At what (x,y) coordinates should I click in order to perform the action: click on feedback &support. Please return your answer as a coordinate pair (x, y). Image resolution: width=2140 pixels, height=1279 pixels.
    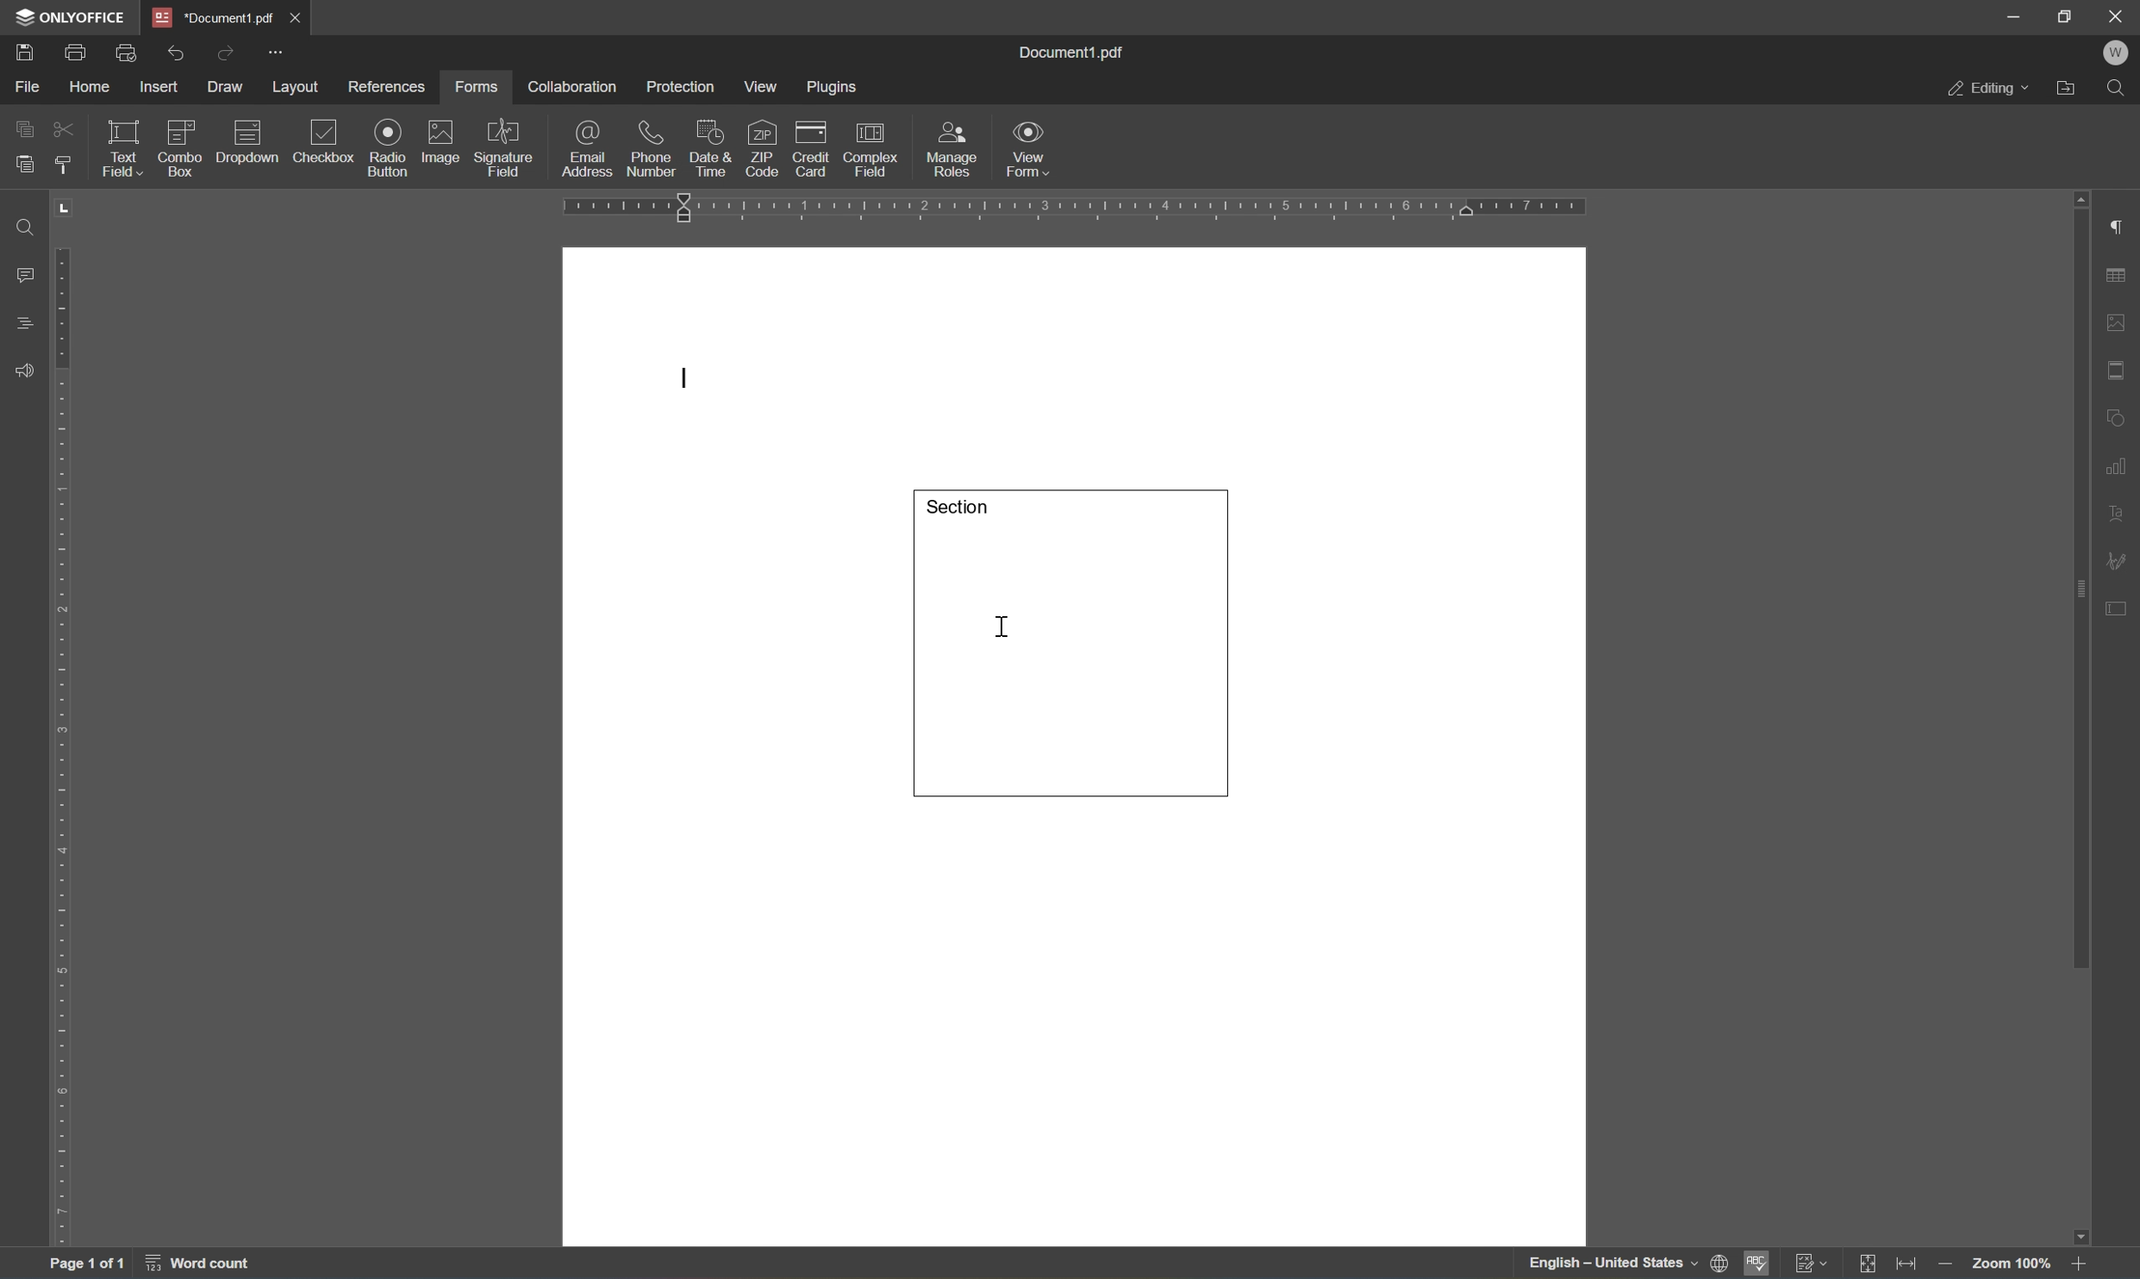
    Looking at the image, I should click on (26, 369).